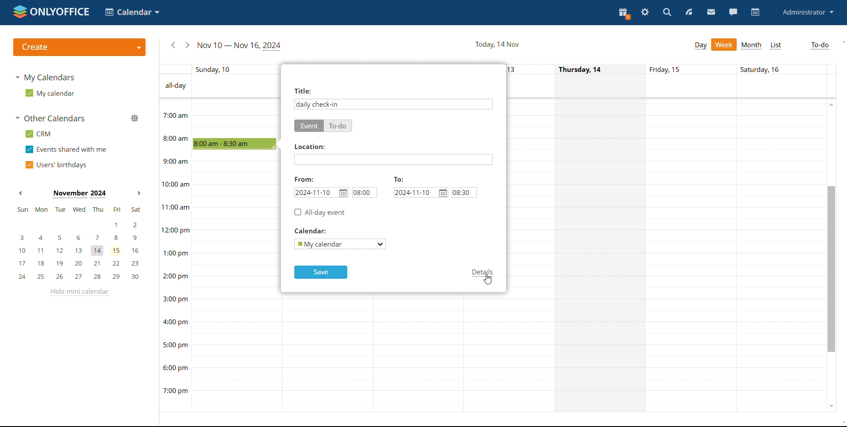 This screenshot has width=847, height=427. I want to click on end date, so click(420, 192).